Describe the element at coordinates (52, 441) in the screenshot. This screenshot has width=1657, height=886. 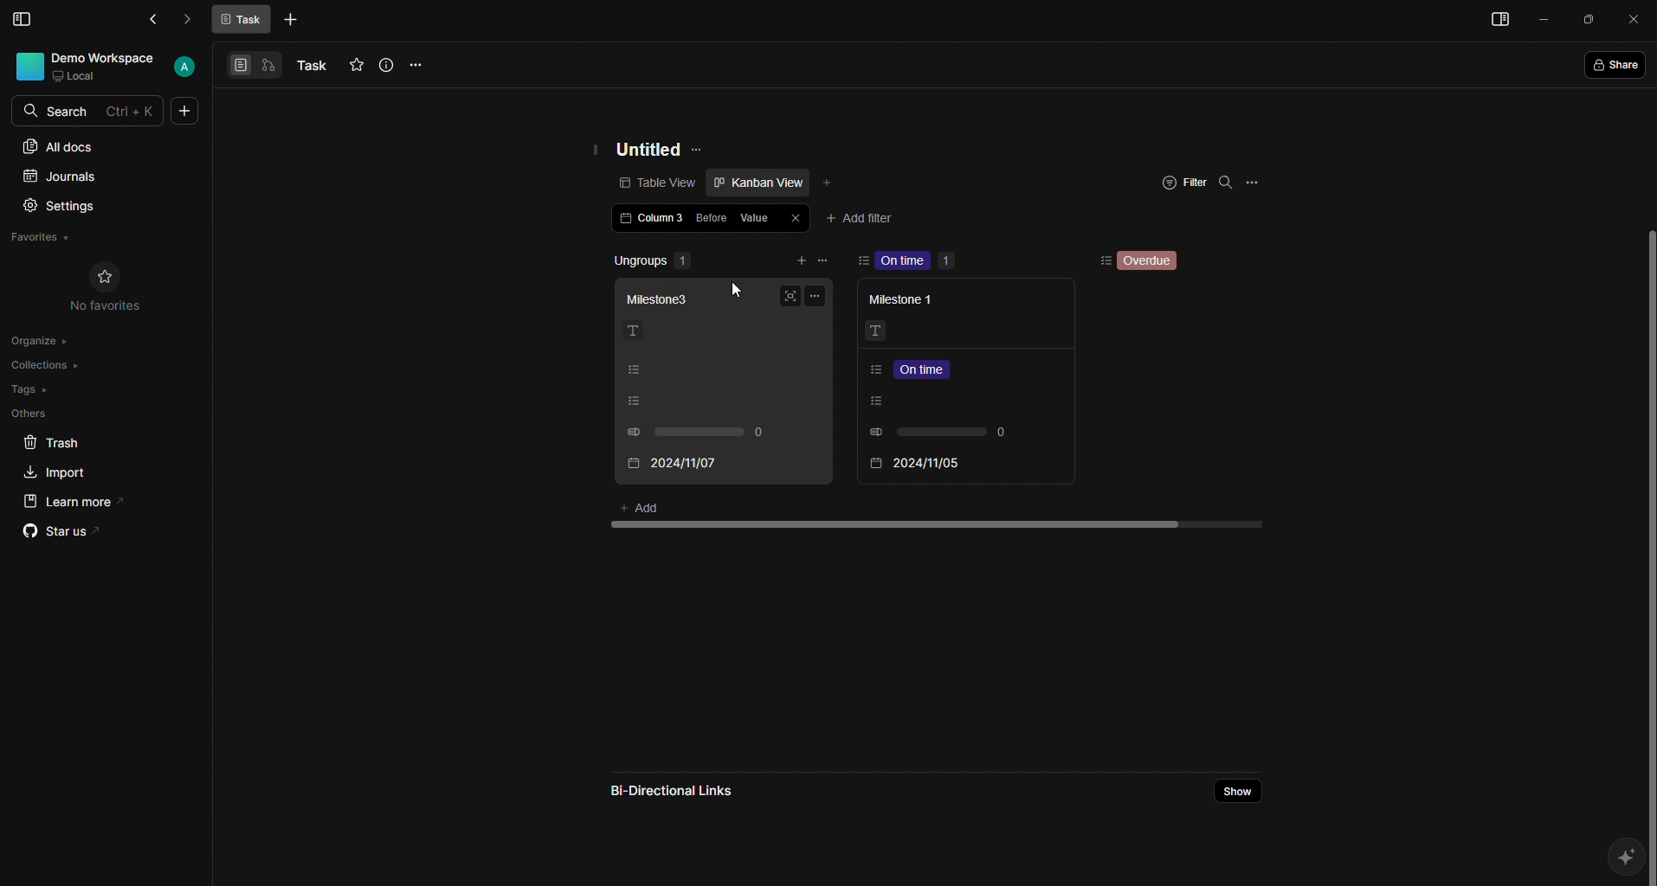
I see `Trash` at that location.